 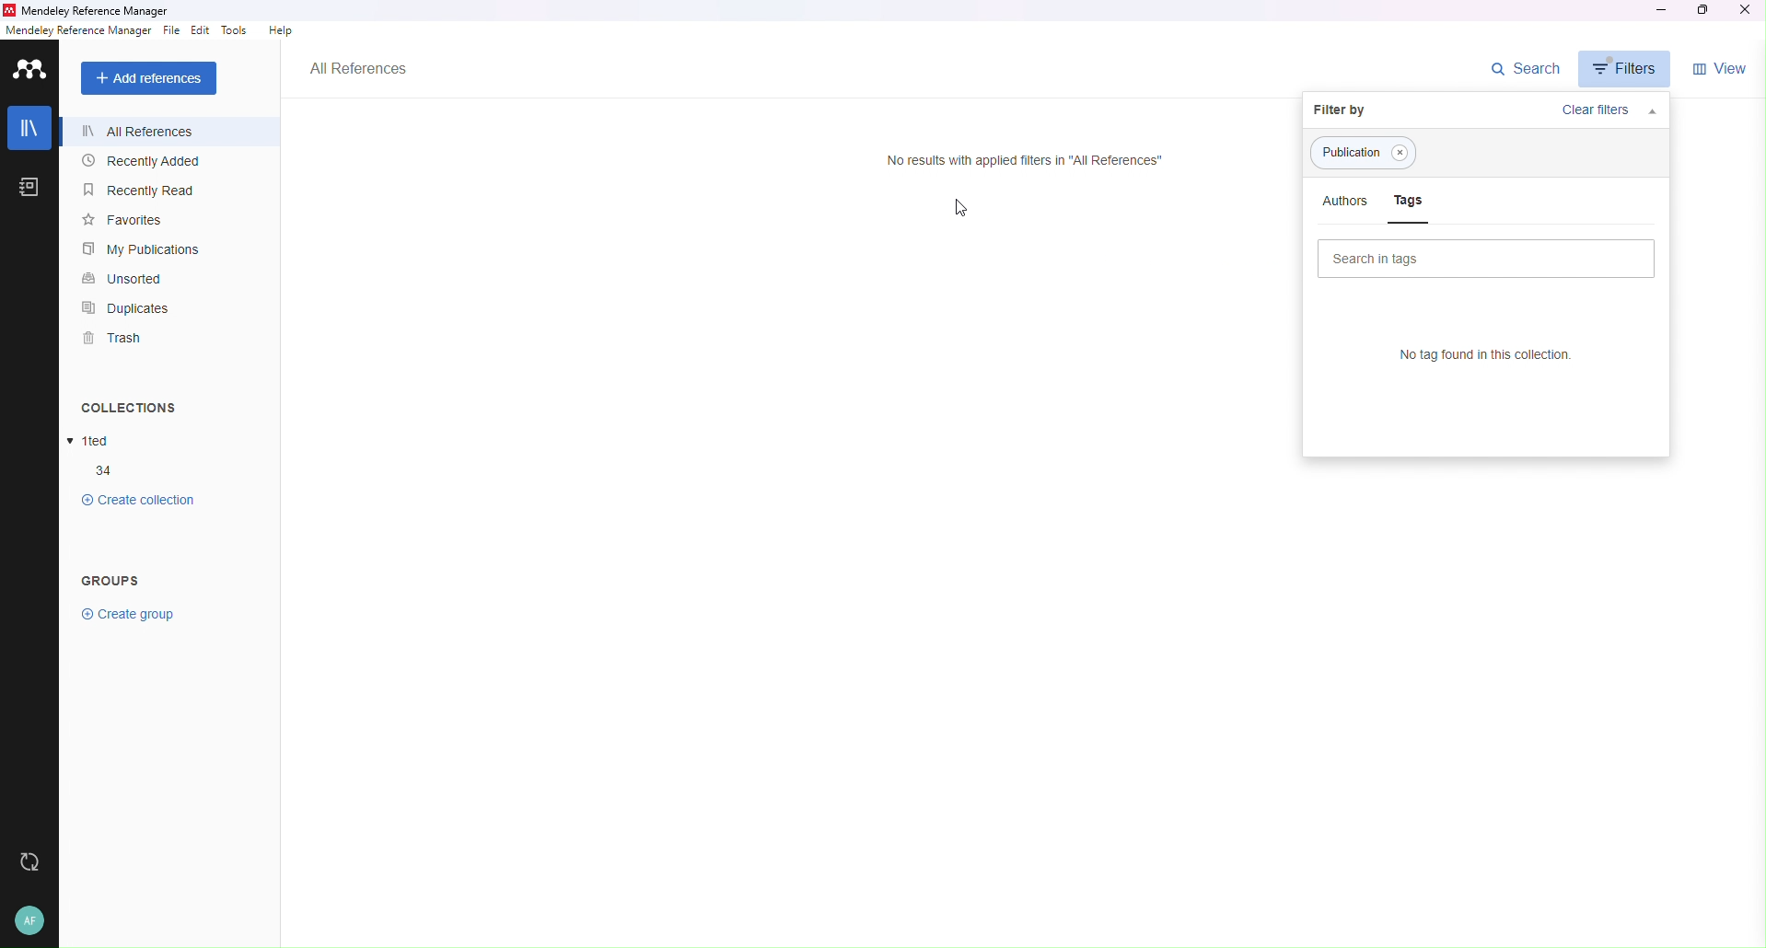 What do you see at coordinates (150, 163) in the screenshot?
I see `Recently Added` at bounding box center [150, 163].